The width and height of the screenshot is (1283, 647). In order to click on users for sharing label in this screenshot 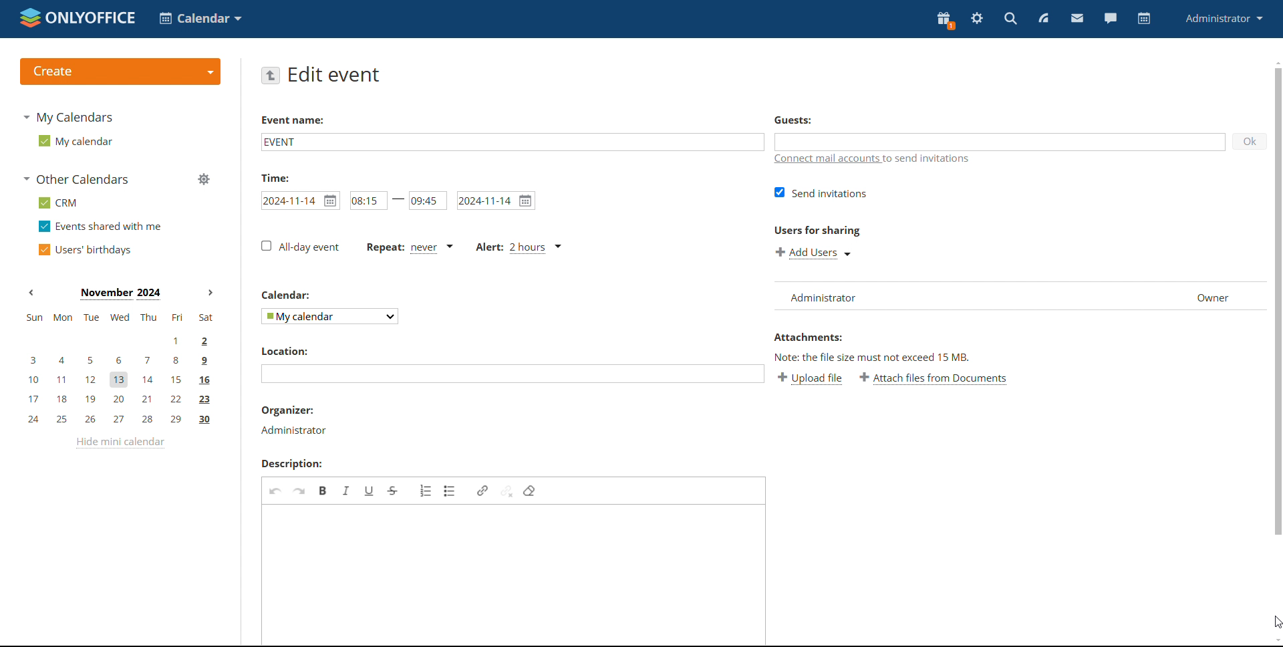, I will do `click(821, 231)`.